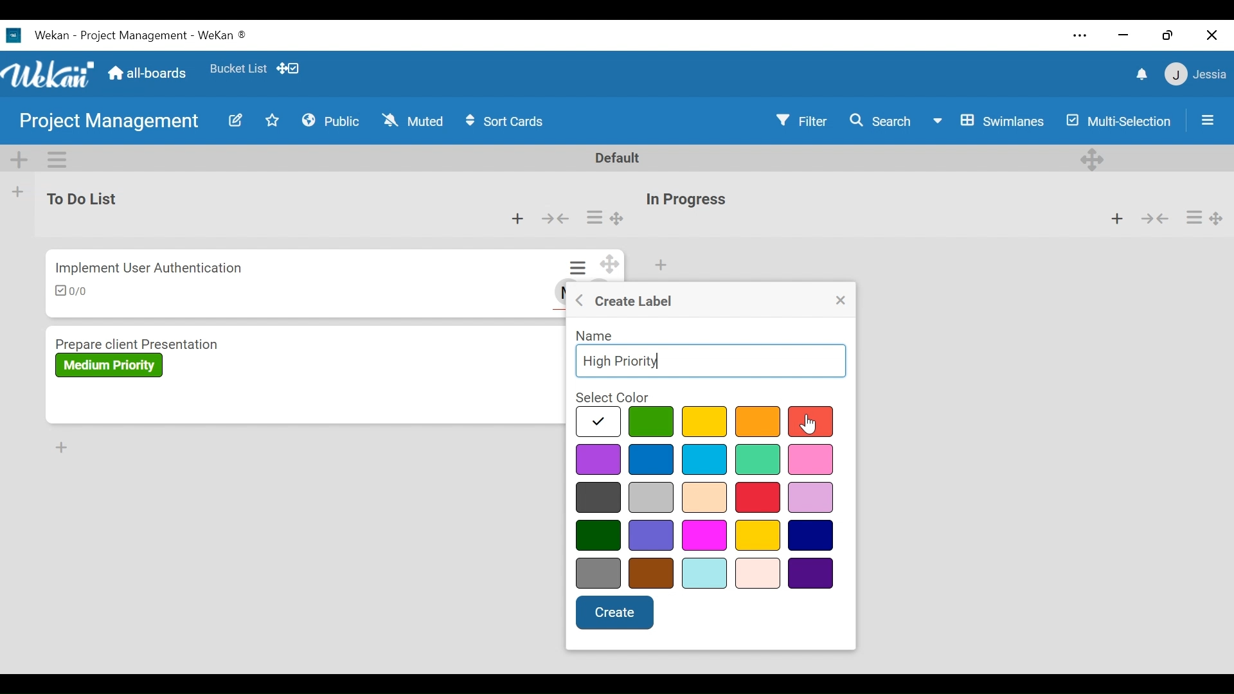 This screenshot has width=1234, height=694. I want to click on Checklist, so click(75, 292).